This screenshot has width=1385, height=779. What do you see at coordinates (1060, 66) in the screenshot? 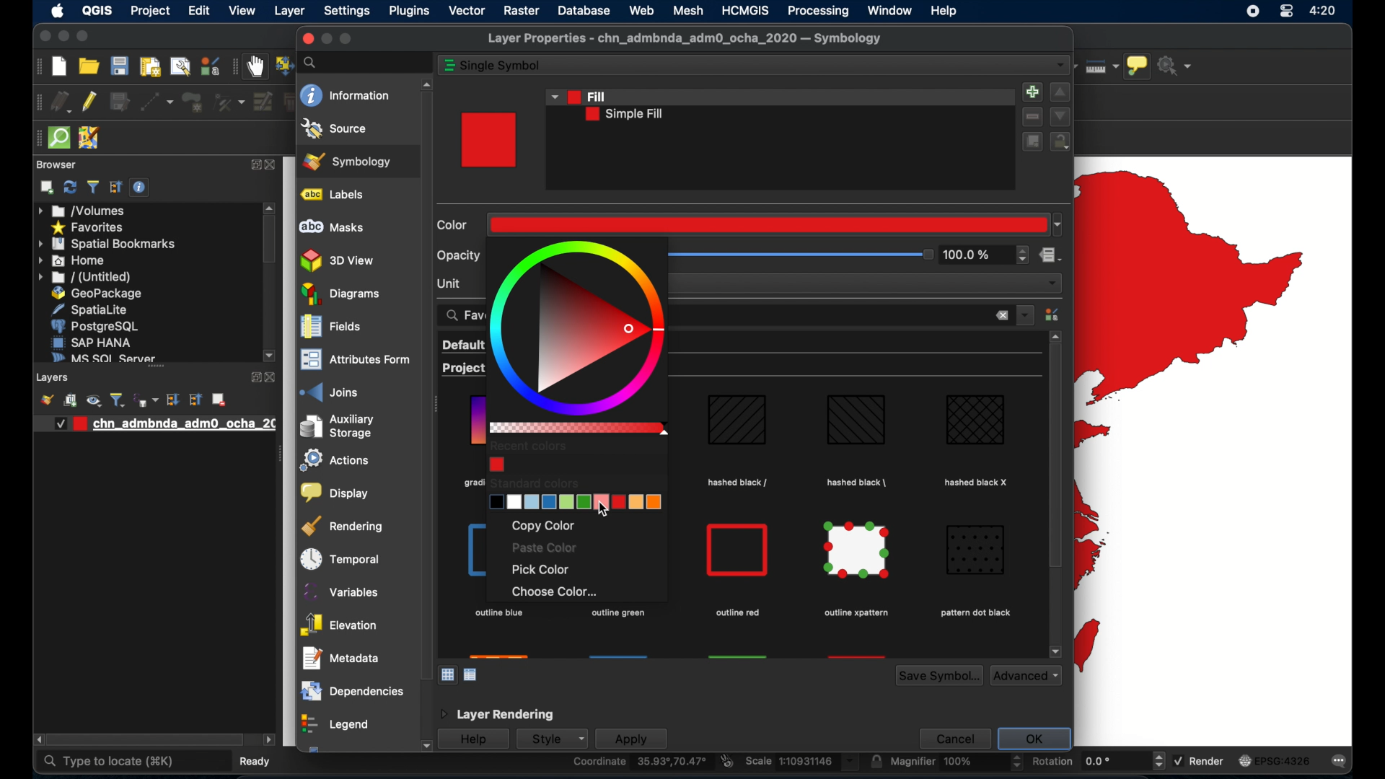
I see `single symbol dropdown menu` at bounding box center [1060, 66].